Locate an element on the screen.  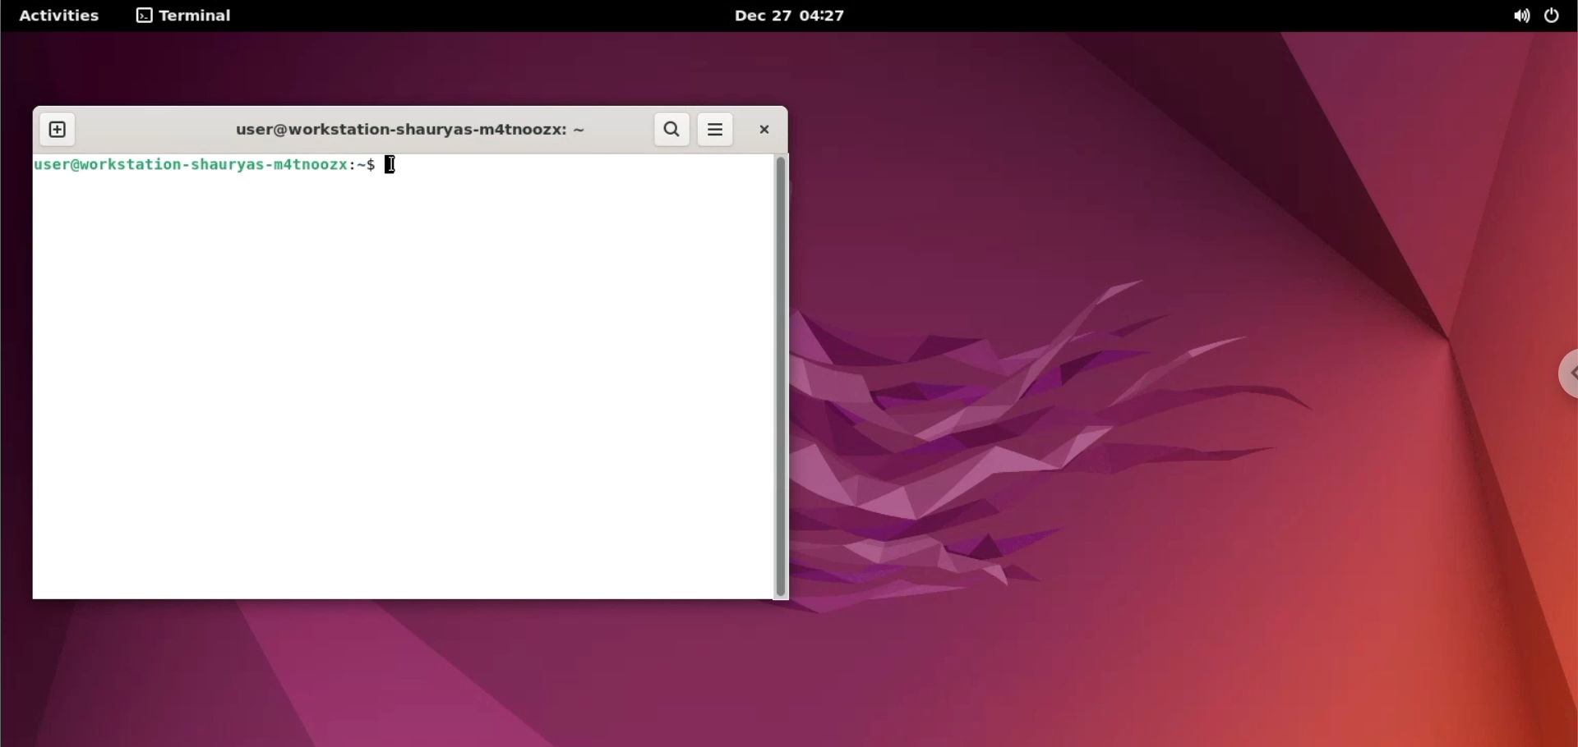
scrollbar is located at coordinates (781, 376).